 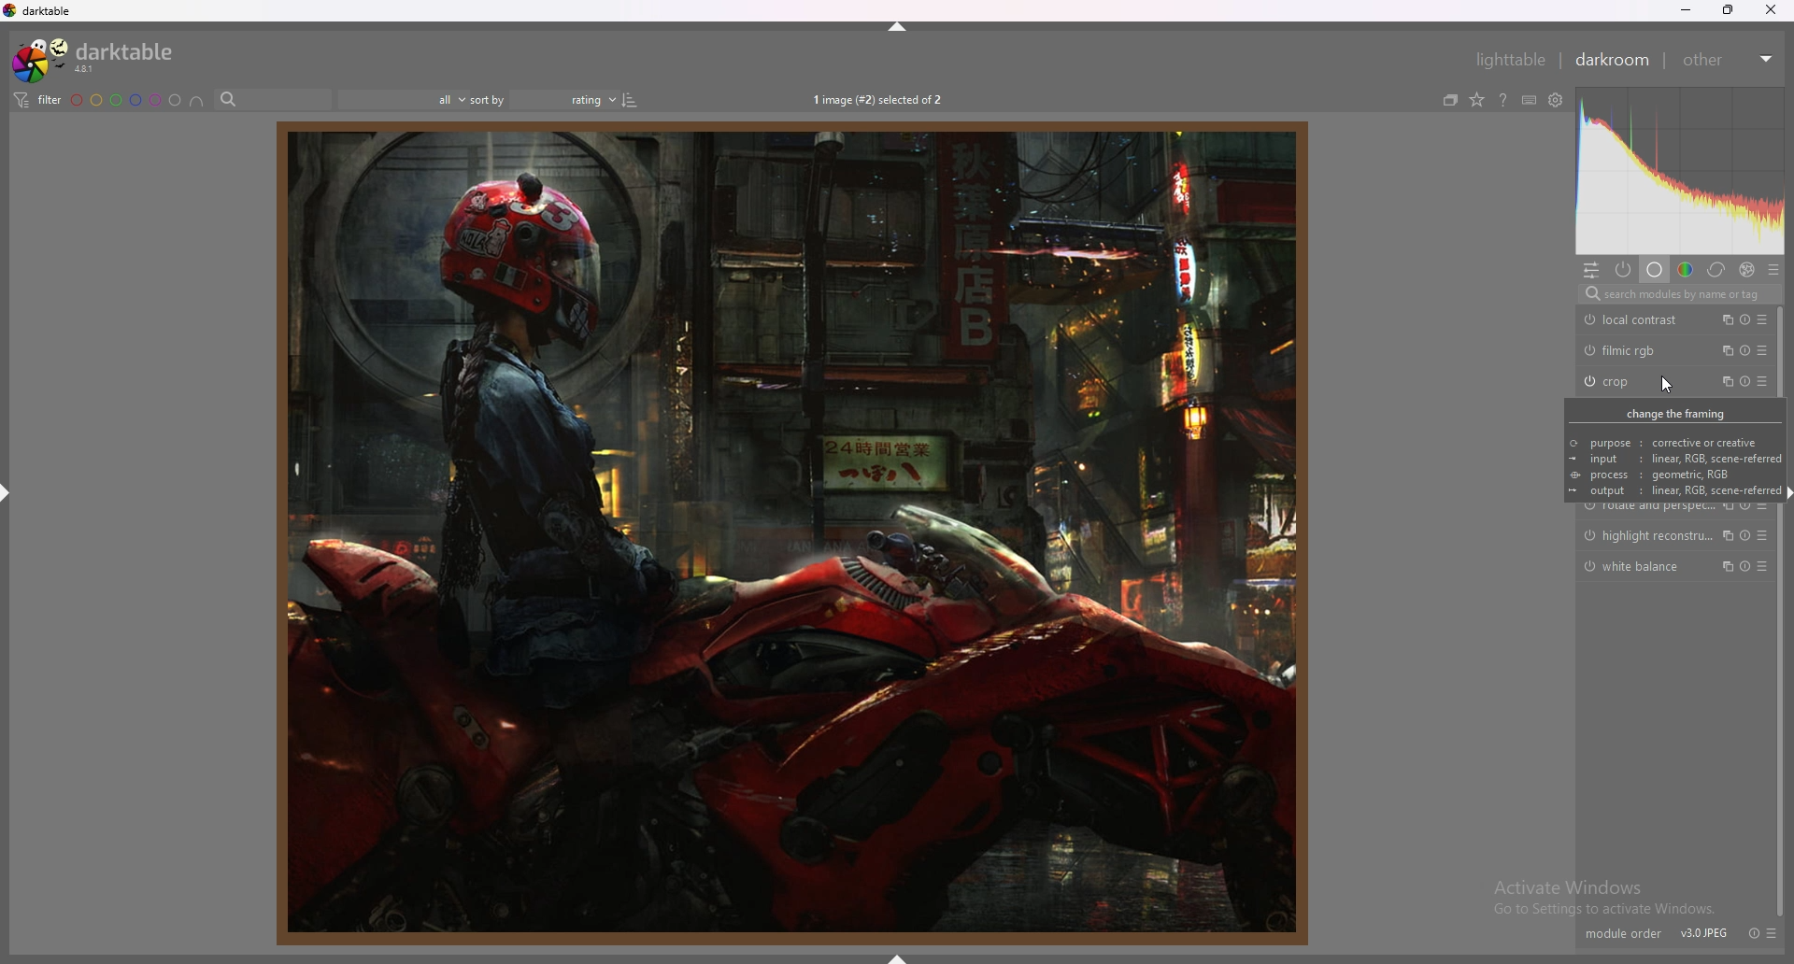 What do you see at coordinates (1729, 60) in the screenshot?
I see `other` at bounding box center [1729, 60].